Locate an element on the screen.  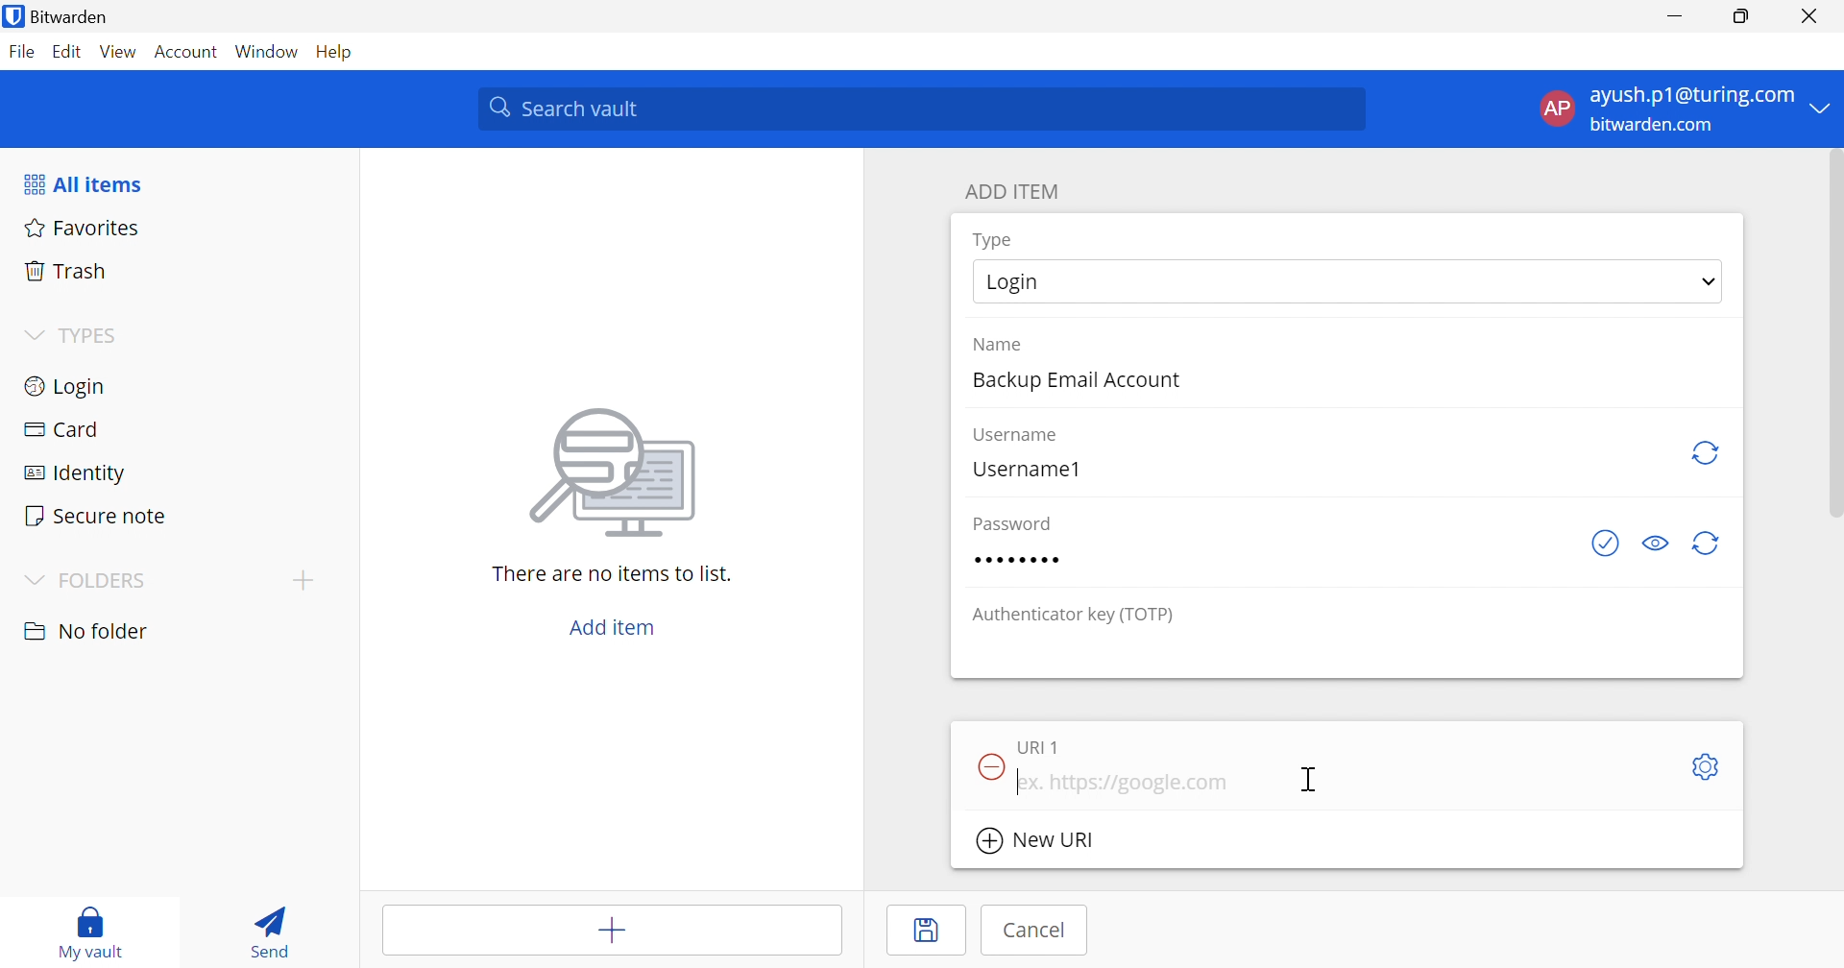
Edit is located at coordinates (67, 51).